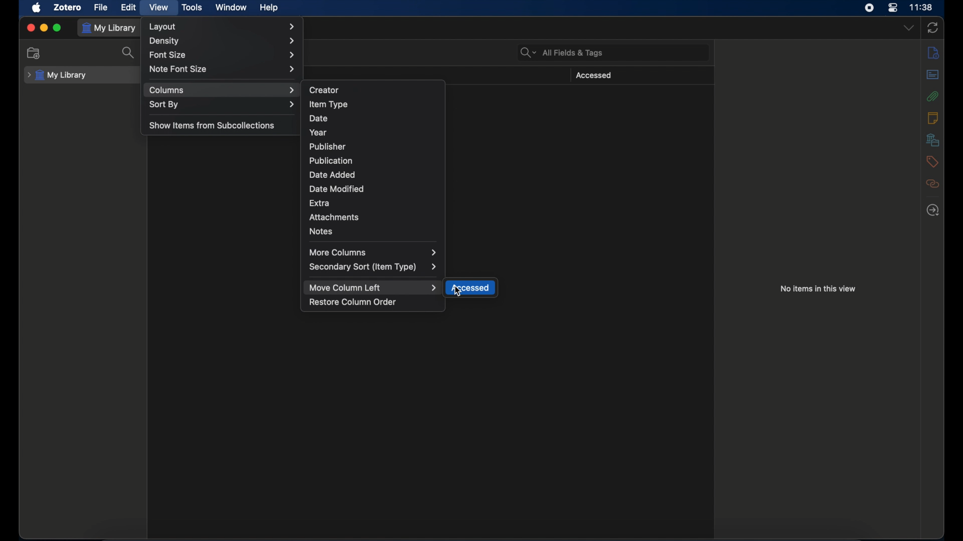 This screenshot has width=963, height=541. I want to click on note font size, so click(223, 69).